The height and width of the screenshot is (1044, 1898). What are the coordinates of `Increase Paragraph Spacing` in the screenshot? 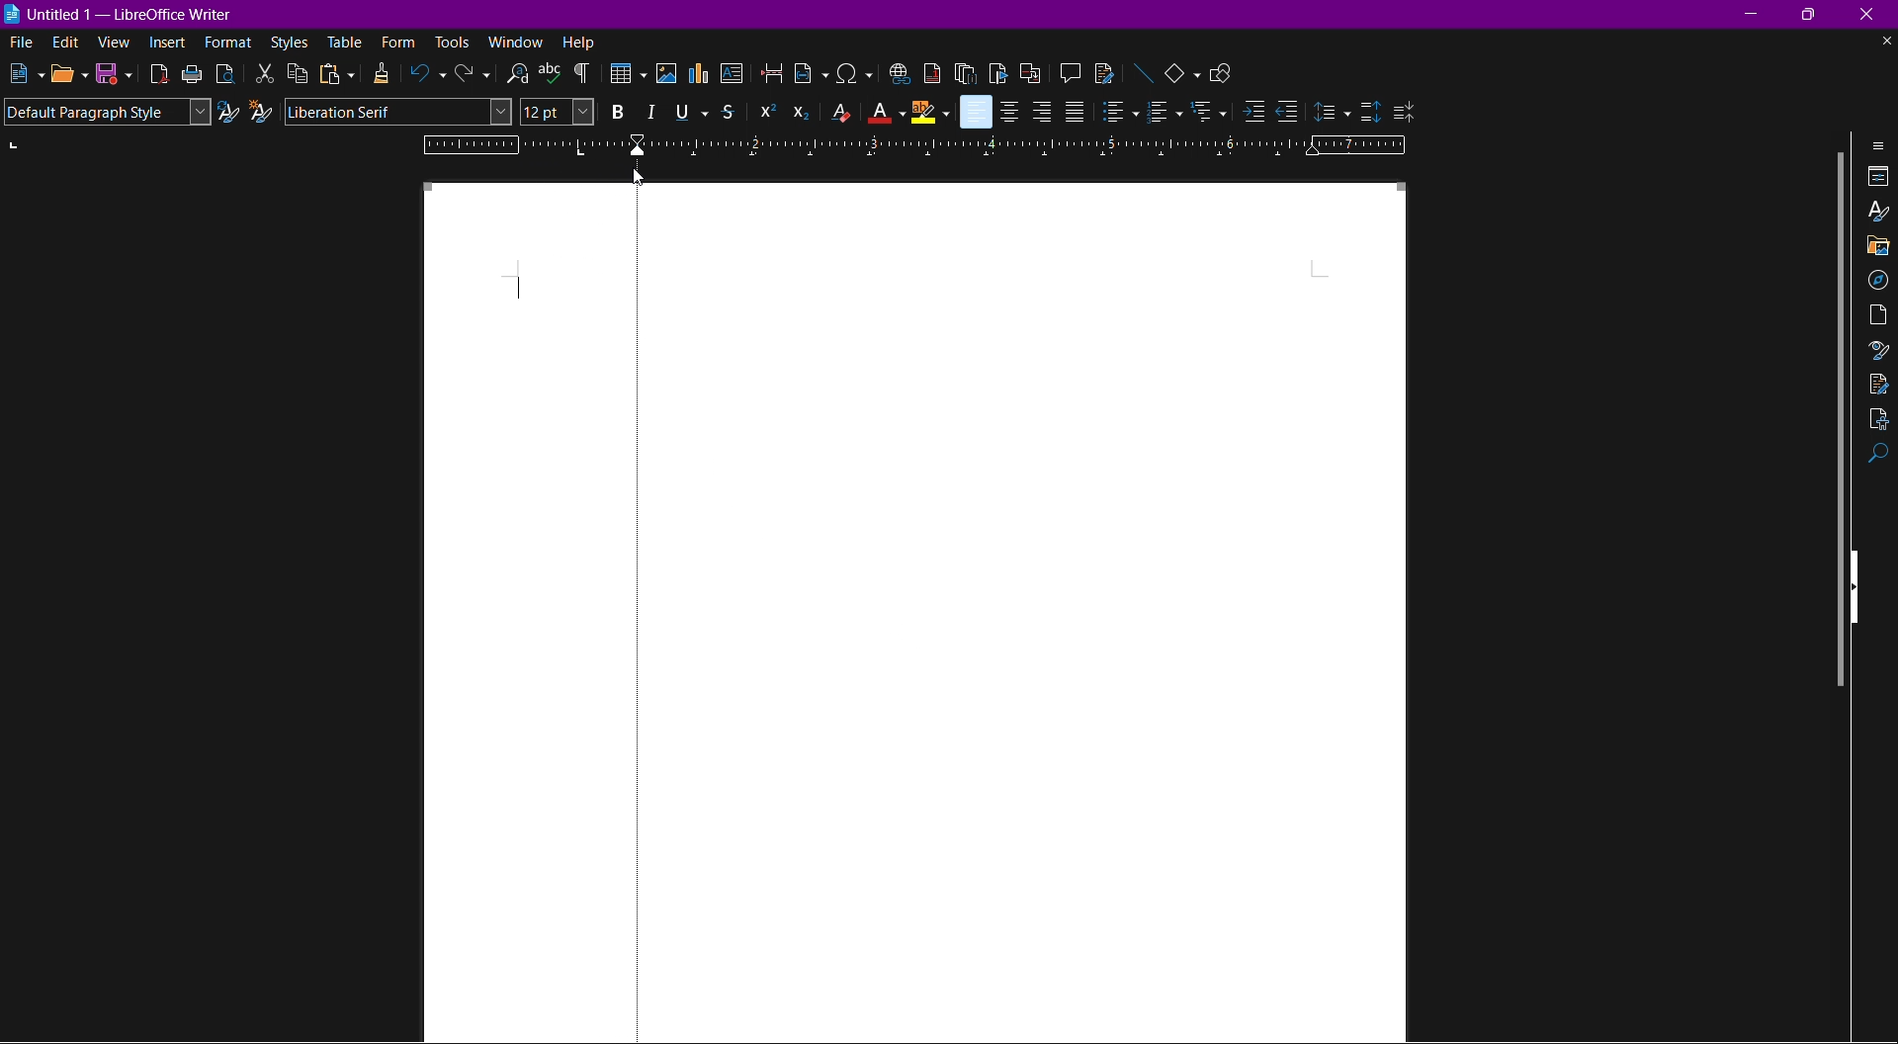 It's located at (1368, 108).